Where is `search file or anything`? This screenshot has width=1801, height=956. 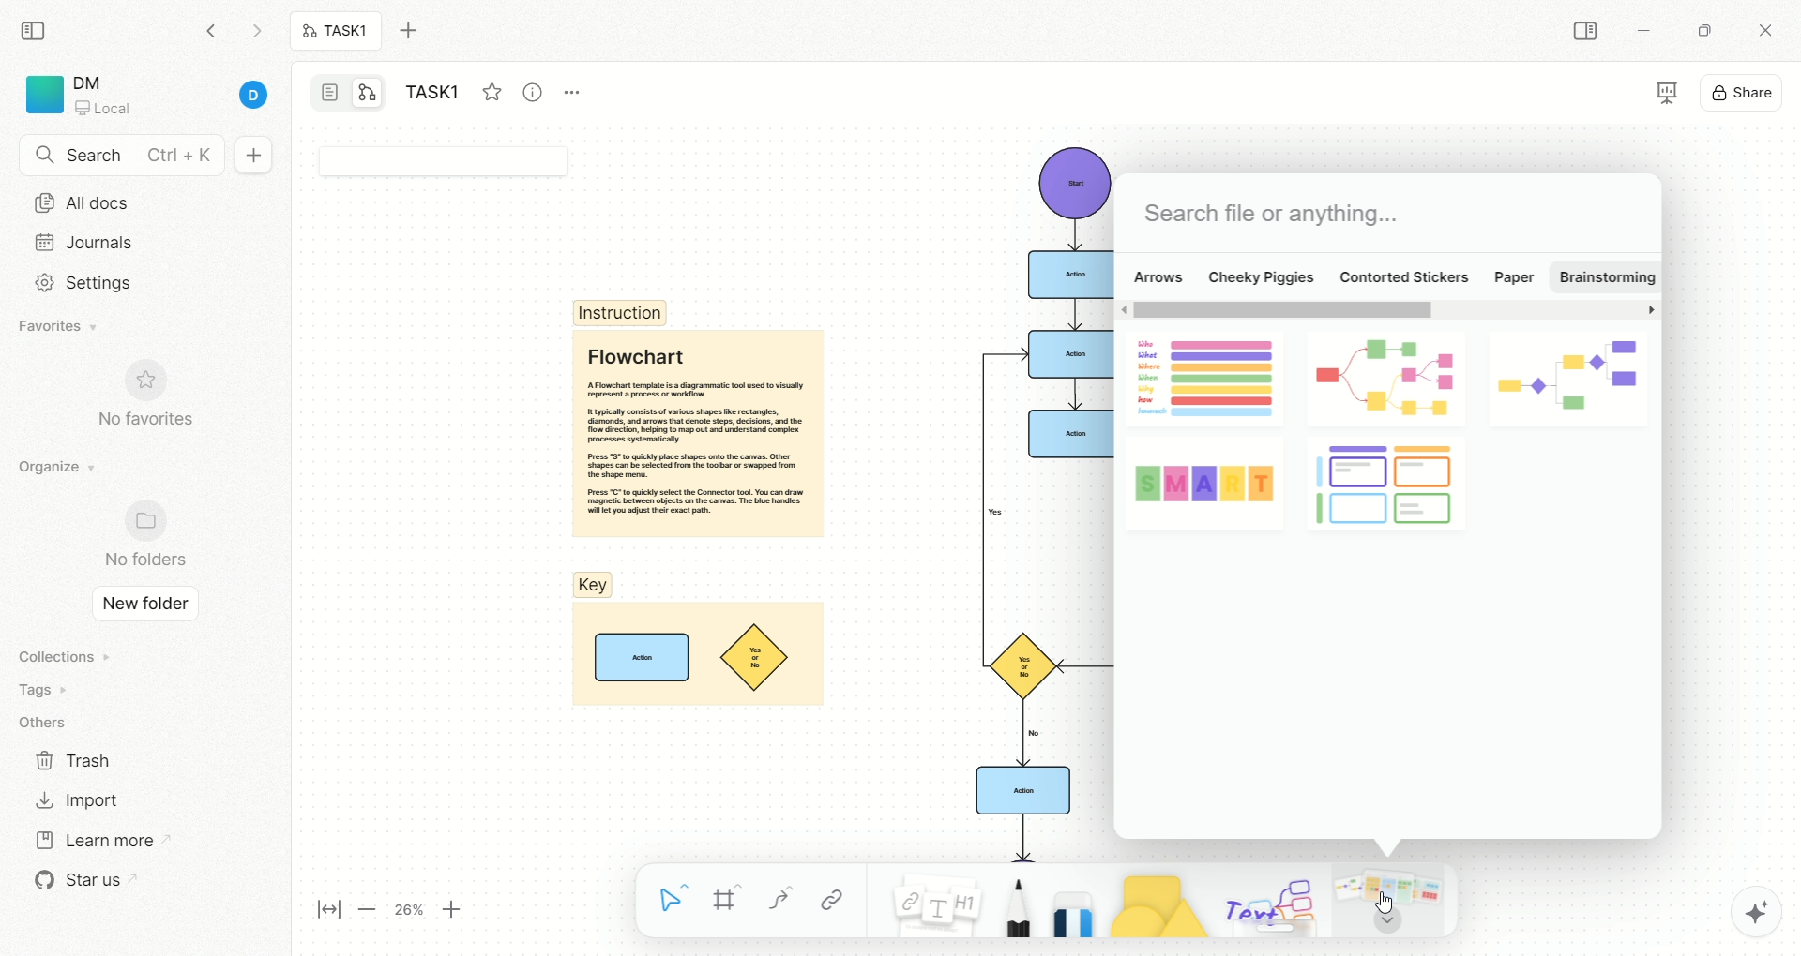
search file or anything is located at coordinates (1269, 215).